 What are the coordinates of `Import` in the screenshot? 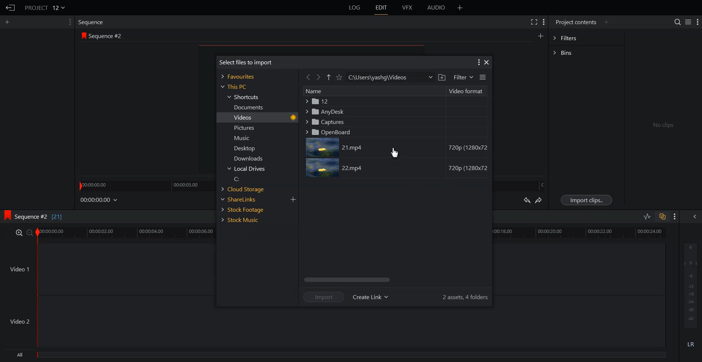 It's located at (324, 297).